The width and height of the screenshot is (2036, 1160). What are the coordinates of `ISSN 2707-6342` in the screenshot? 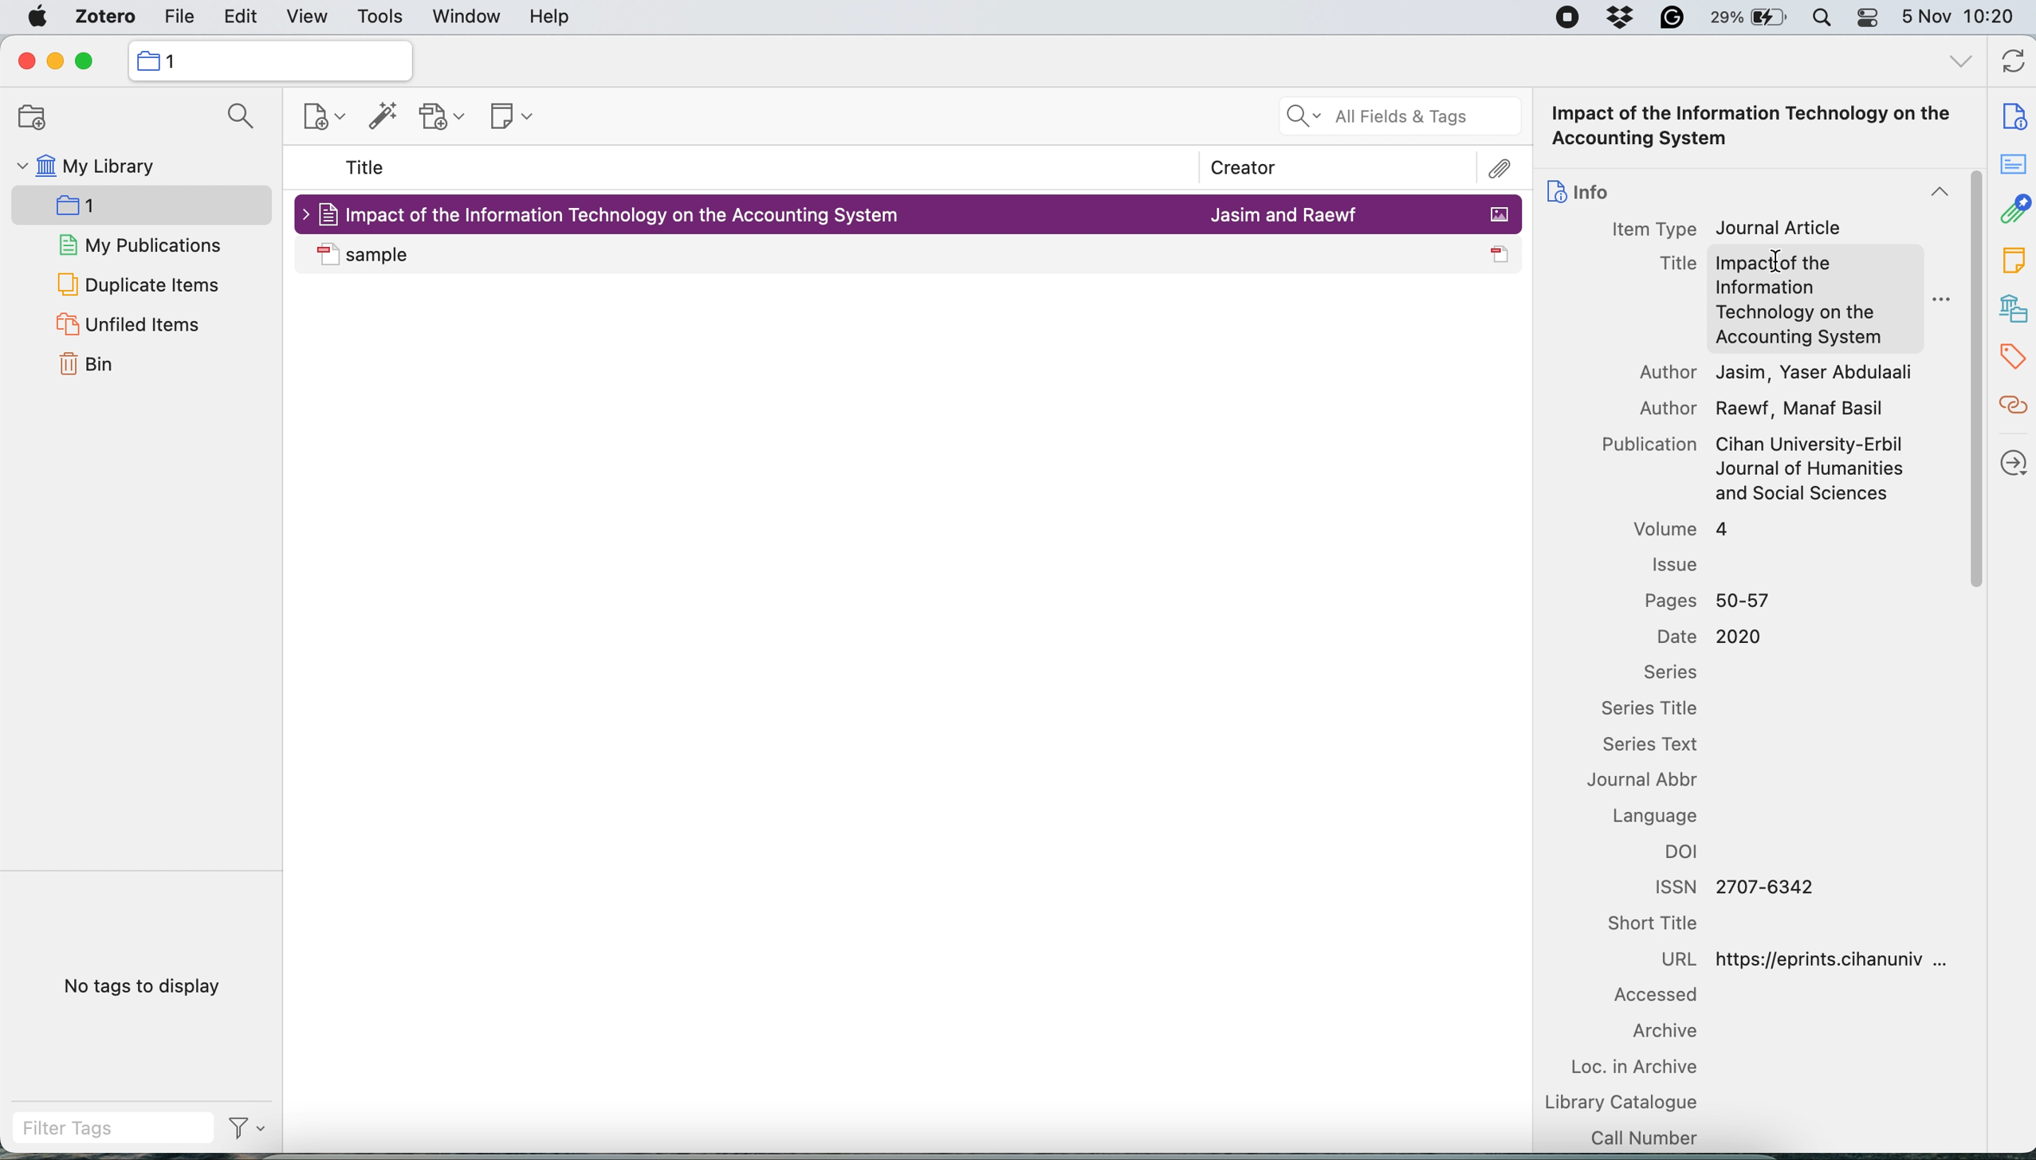 It's located at (1740, 887).